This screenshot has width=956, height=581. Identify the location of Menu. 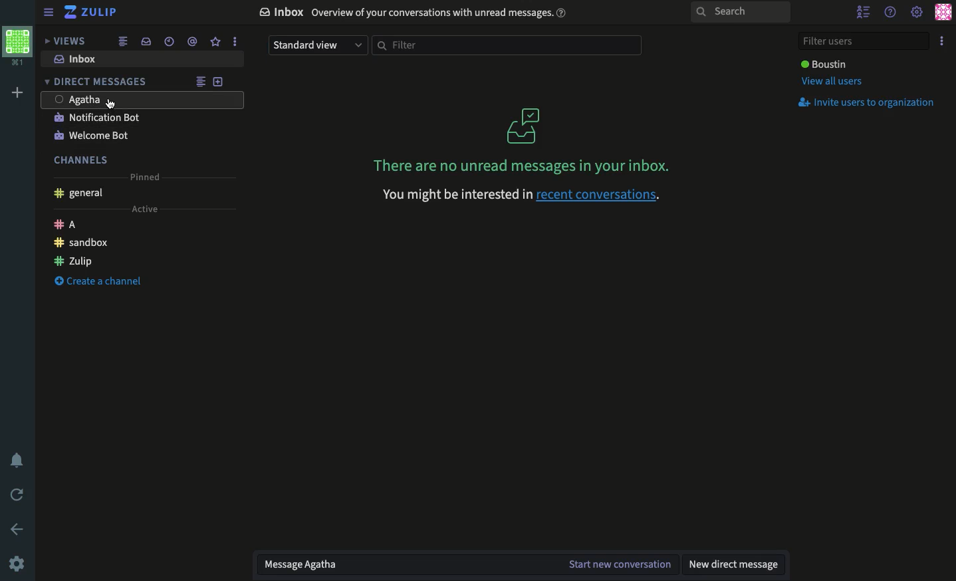
(48, 13).